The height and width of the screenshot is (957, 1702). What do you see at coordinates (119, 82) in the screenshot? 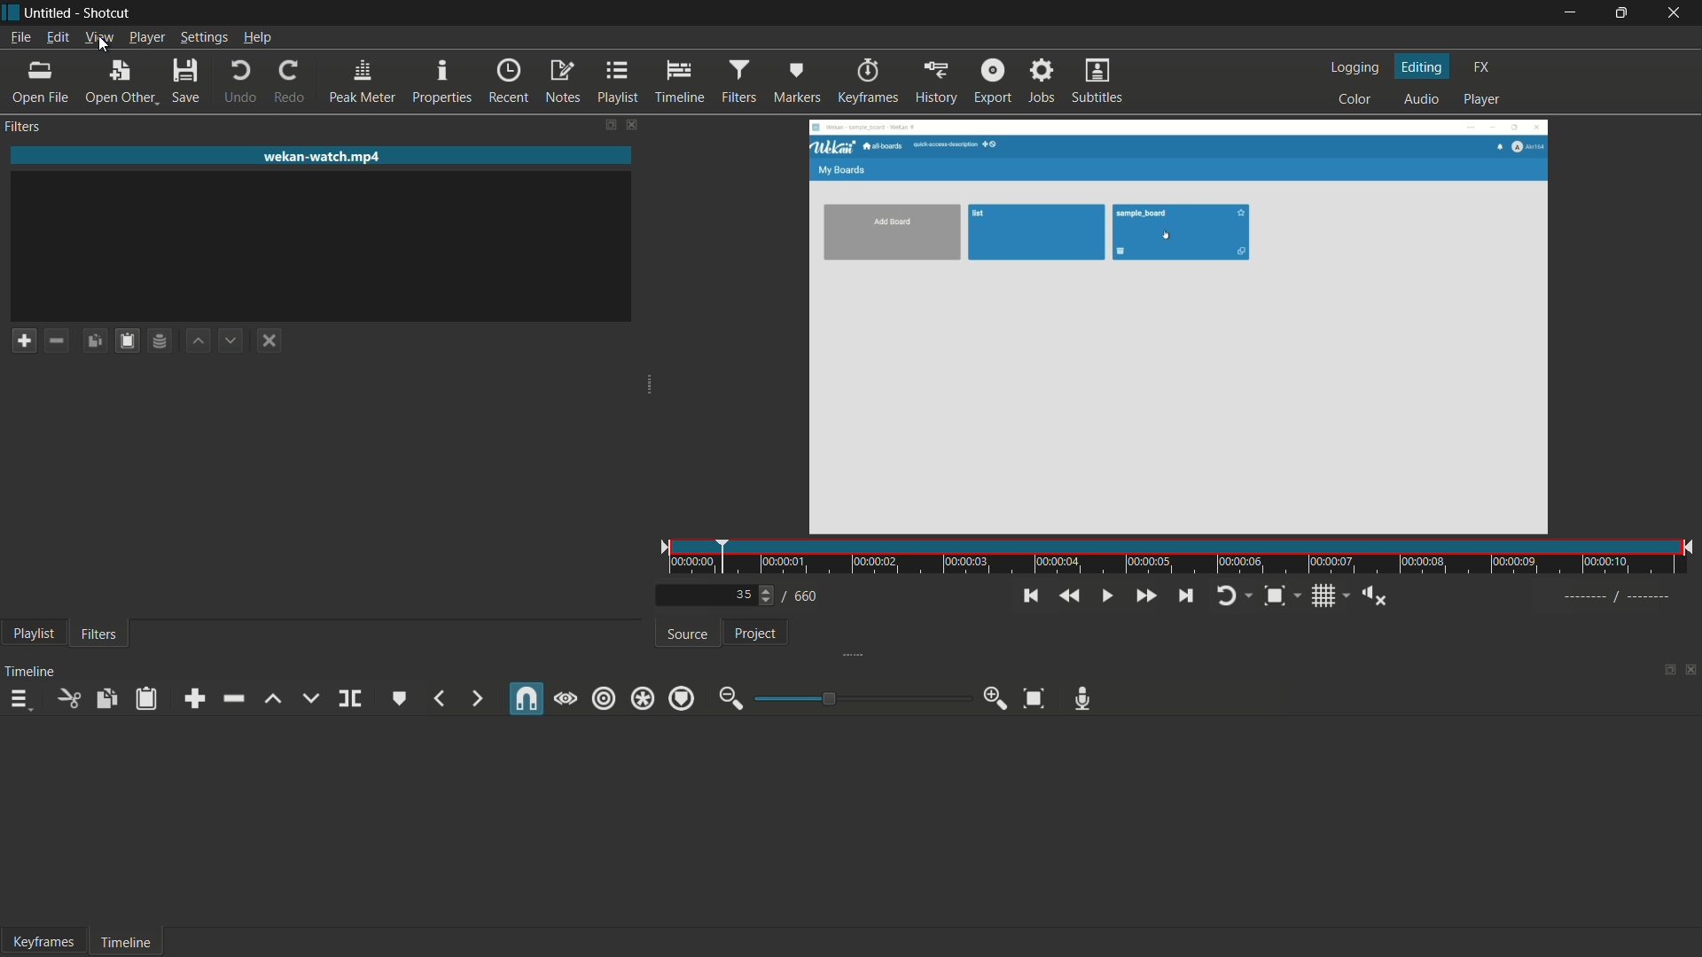
I see `open other` at bounding box center [119, 82].